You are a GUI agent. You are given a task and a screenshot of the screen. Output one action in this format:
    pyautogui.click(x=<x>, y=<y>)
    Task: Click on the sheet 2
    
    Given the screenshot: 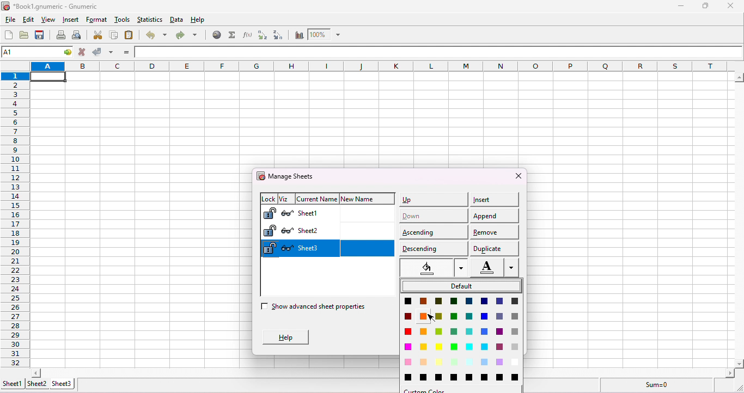 What is the action you would take?
    pyautogui.click(x=345, y=231)
    